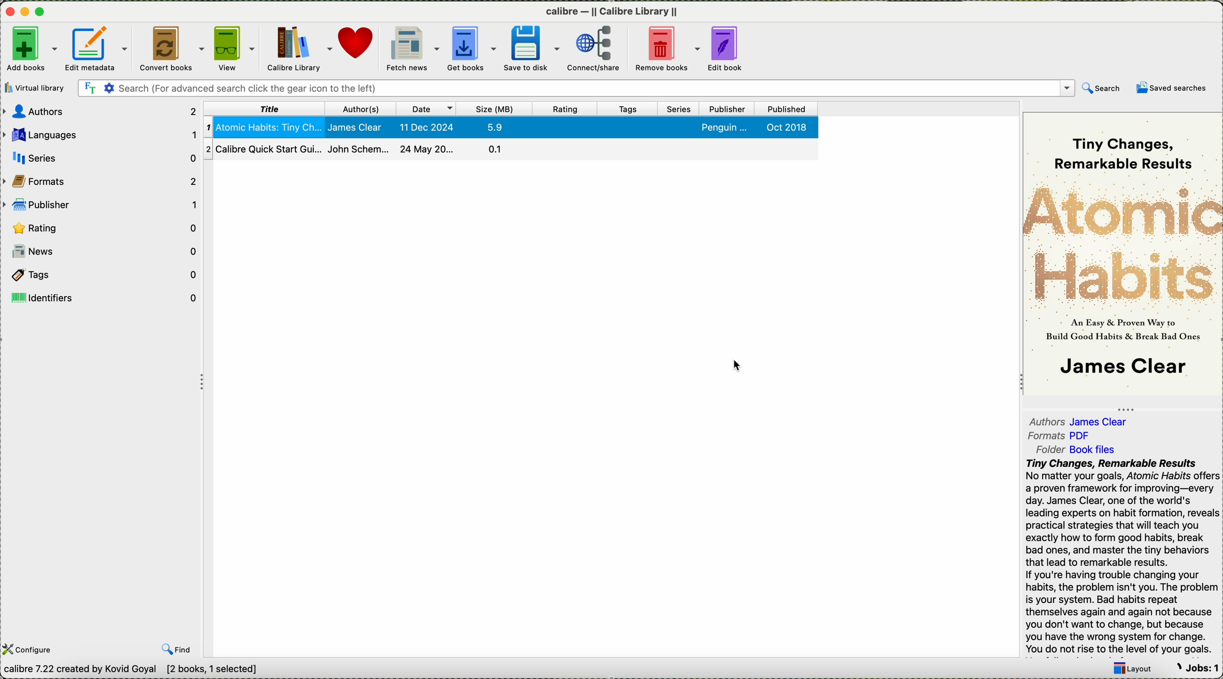 The image size is (1223, 679). What do you see at coordinates (1203, 670) in the screenshot?
I see `Jobs: 0` at bounding box center [1203, 670].